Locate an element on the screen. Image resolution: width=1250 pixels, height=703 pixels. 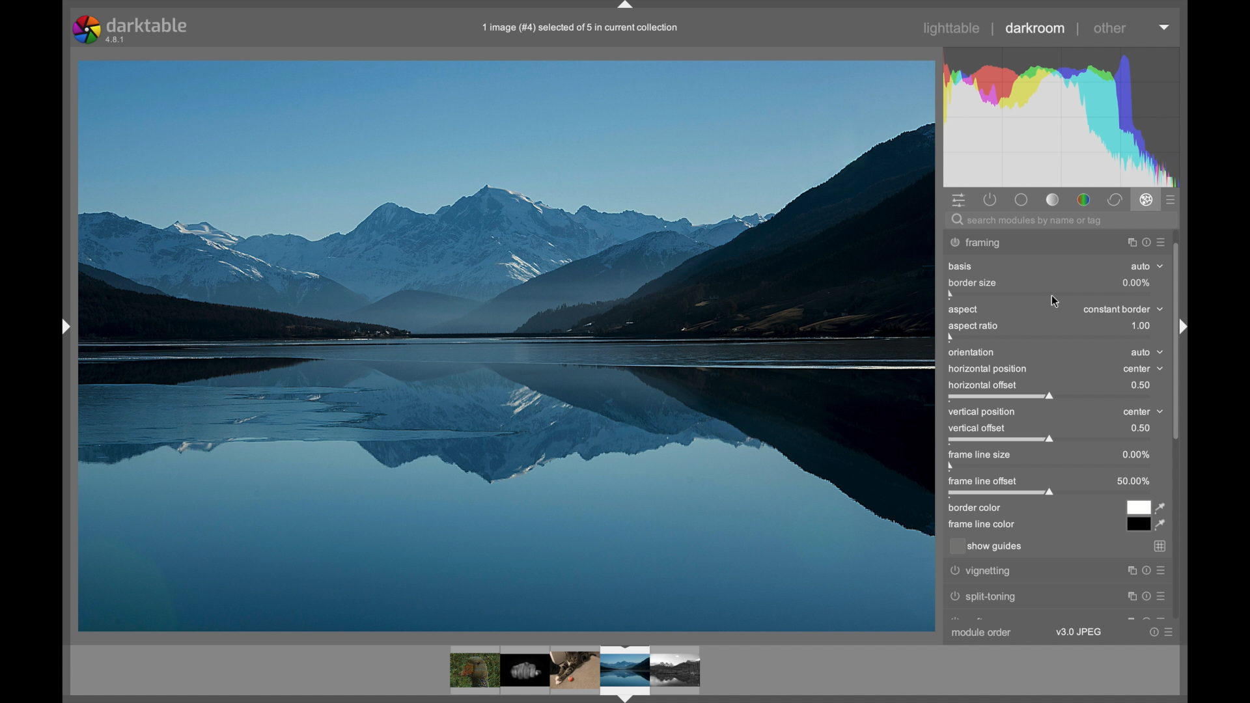
color picker tool is located at coordinates (1161, 507).